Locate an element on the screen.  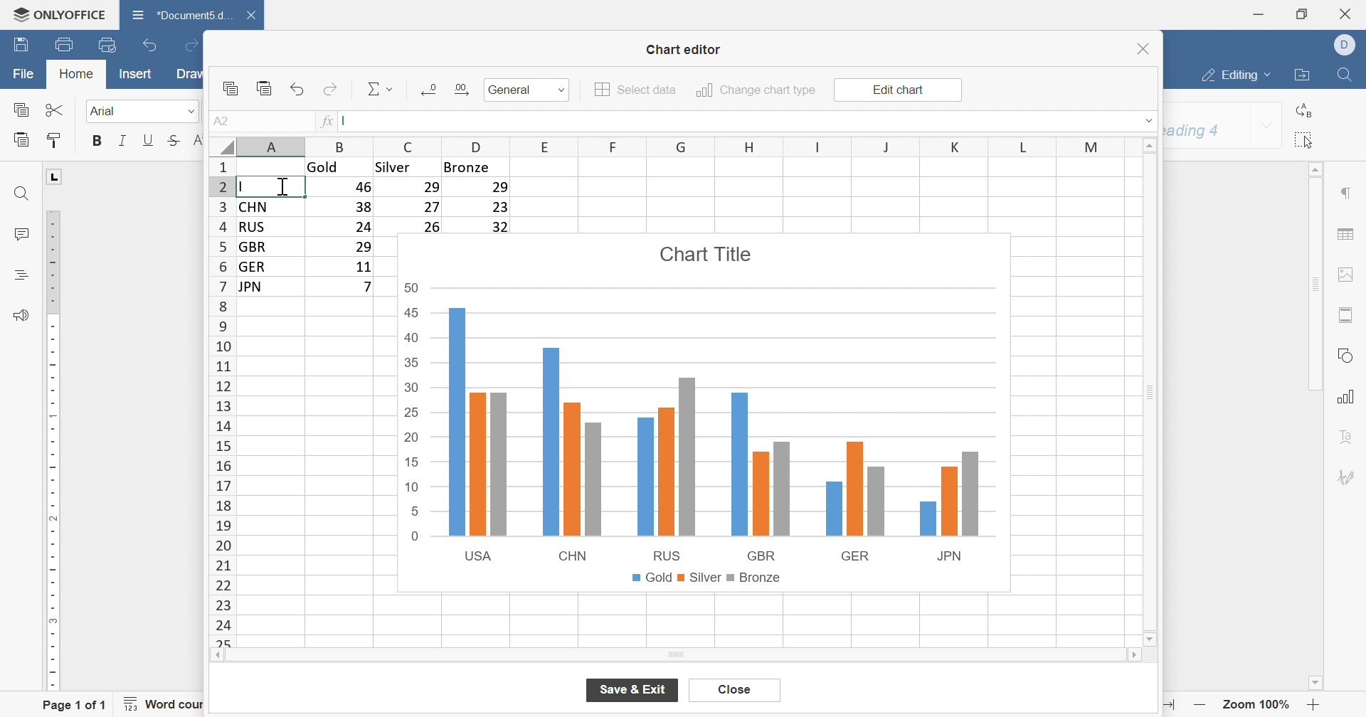
close is located at coordinates (1145, 48).